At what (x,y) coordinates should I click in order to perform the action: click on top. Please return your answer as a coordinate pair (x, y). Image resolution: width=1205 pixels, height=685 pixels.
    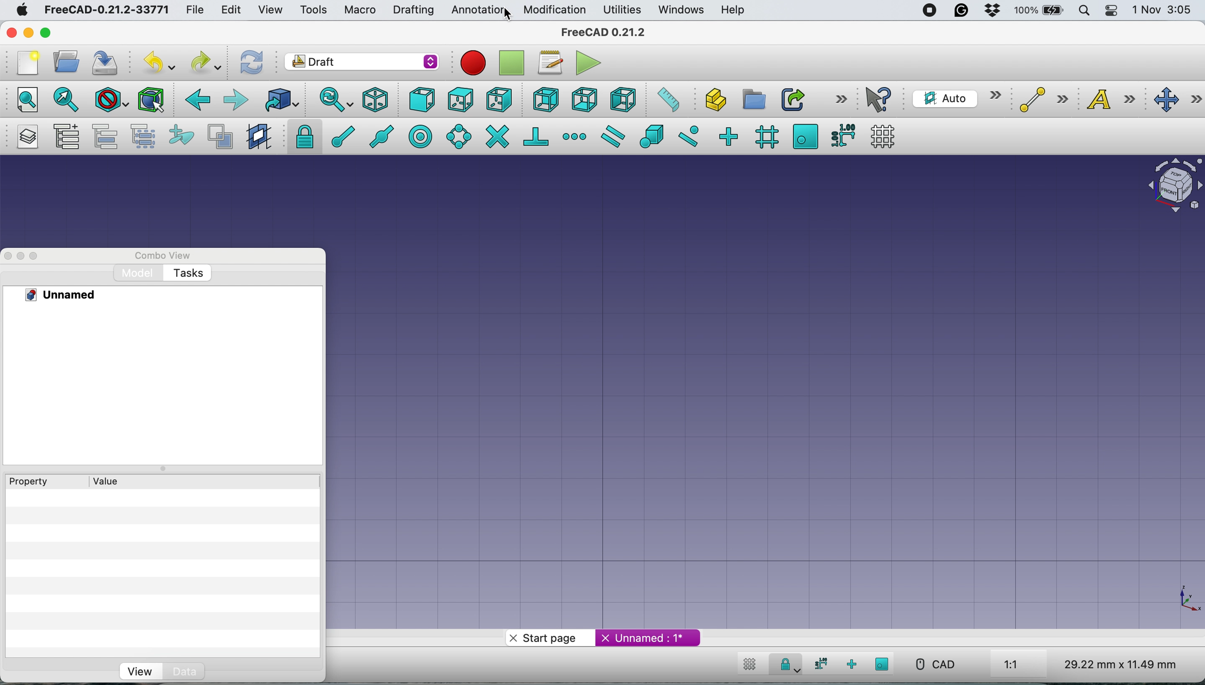
    Looking at the image, I should click on (460, 99).